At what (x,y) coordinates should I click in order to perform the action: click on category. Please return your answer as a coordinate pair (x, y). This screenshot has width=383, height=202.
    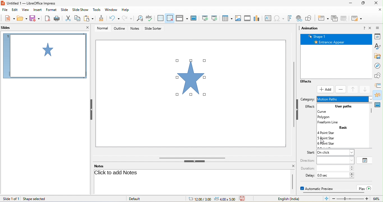
    Looking at the image, I should click on (308, 100).